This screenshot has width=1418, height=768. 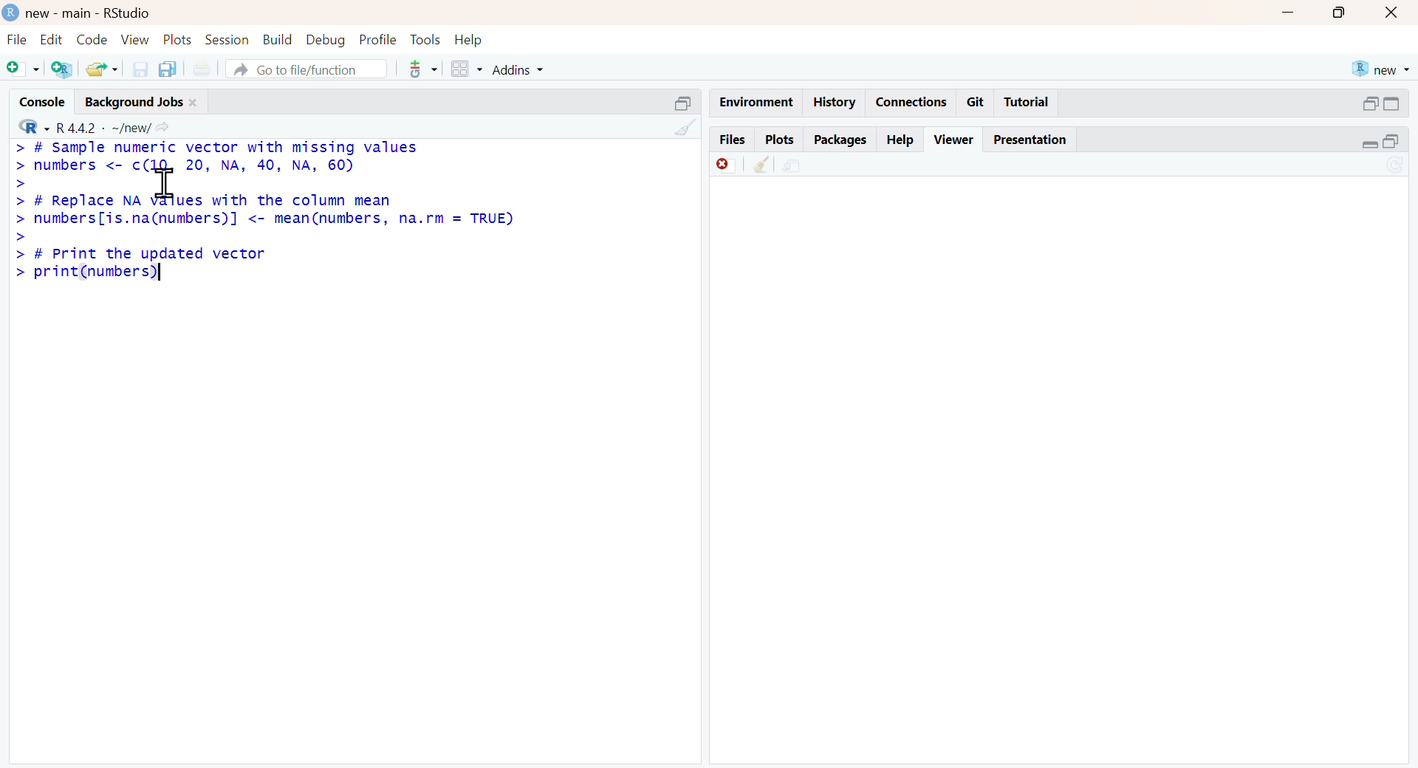 I want to click on viewer, so click(x=954, y=140).